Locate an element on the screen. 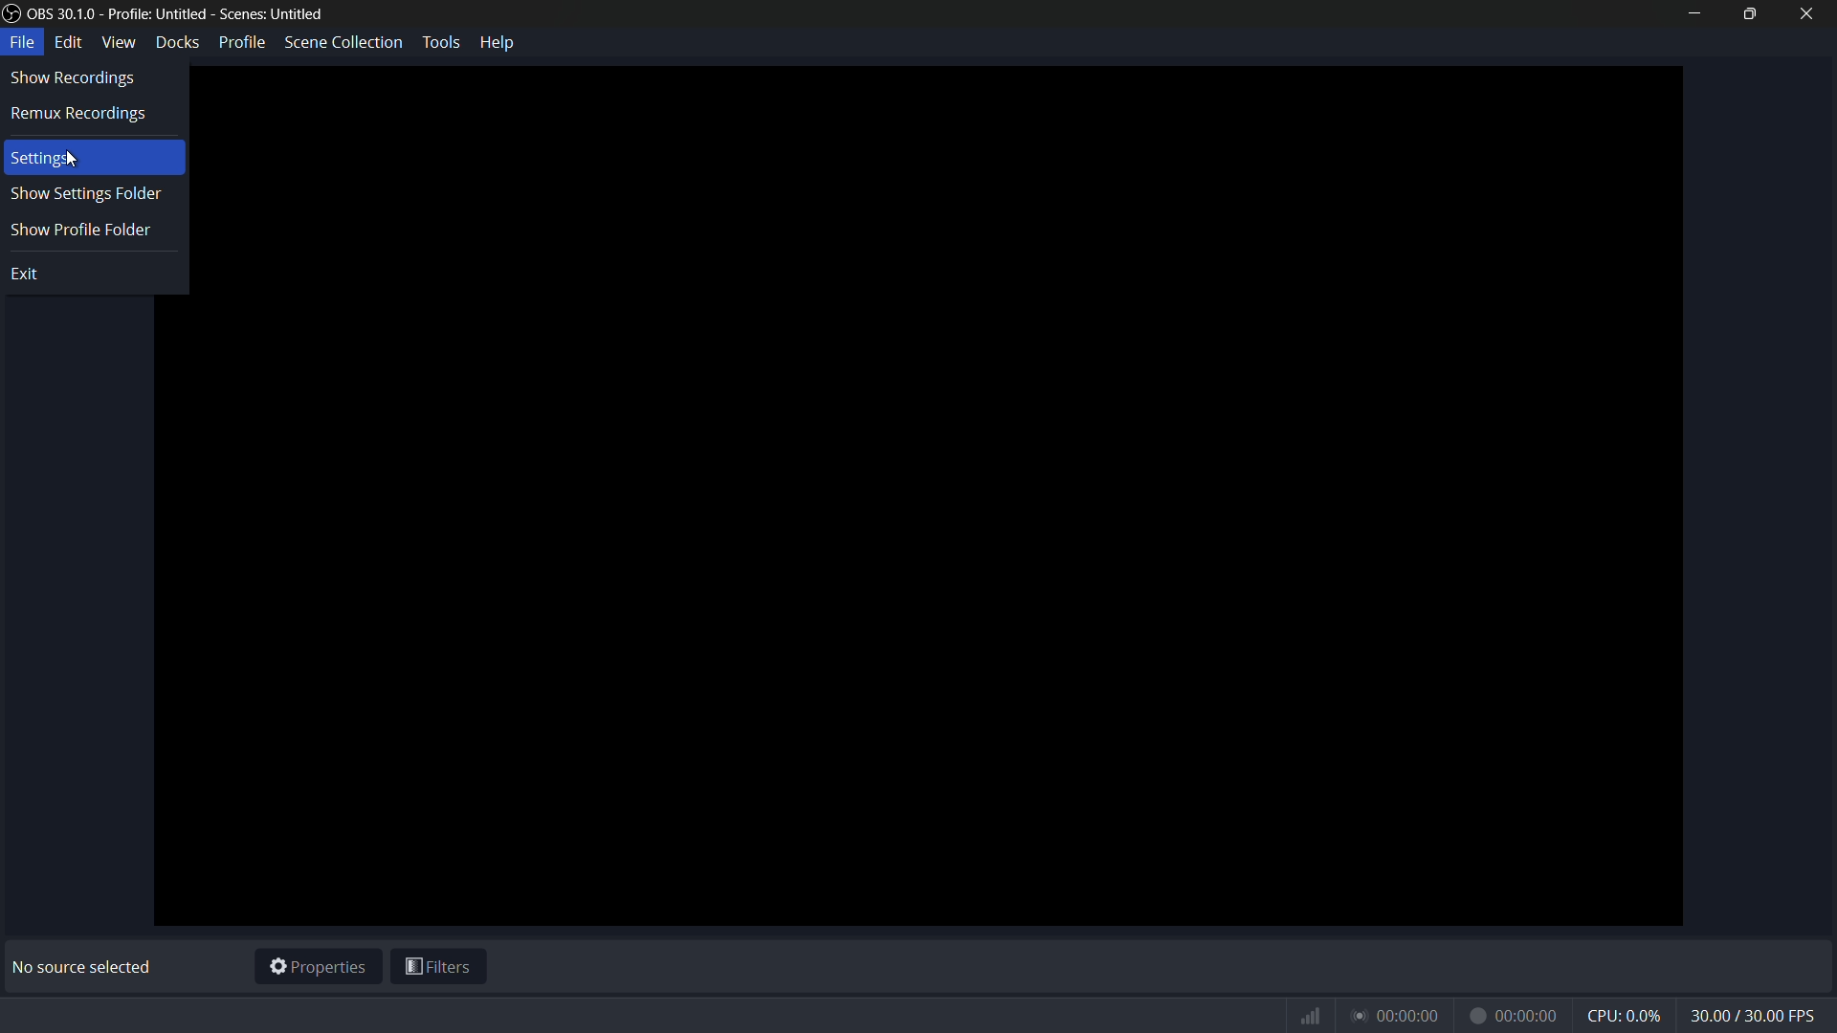  properties is located at coordinates (318, 968).